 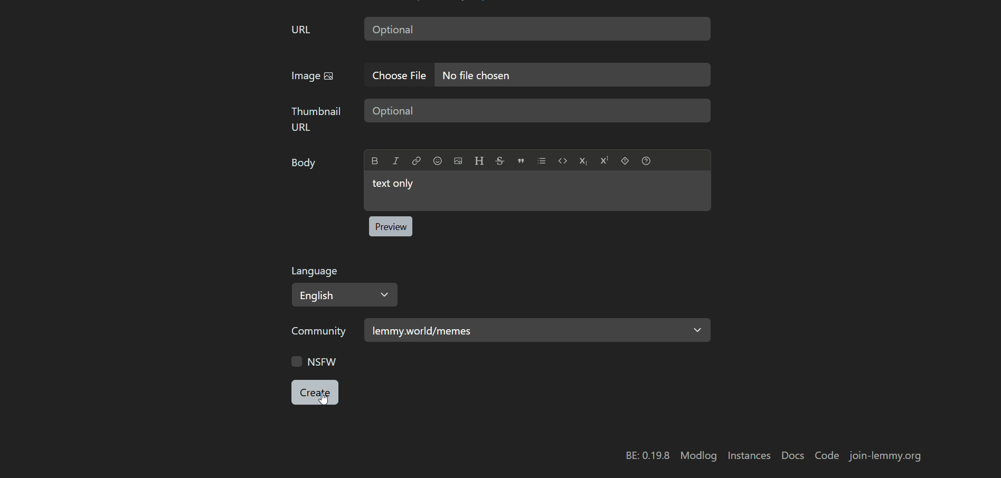 What do you see at coordinates (793, 456) in the screenshot?
I see `docs` at bounding box center [793, 456].